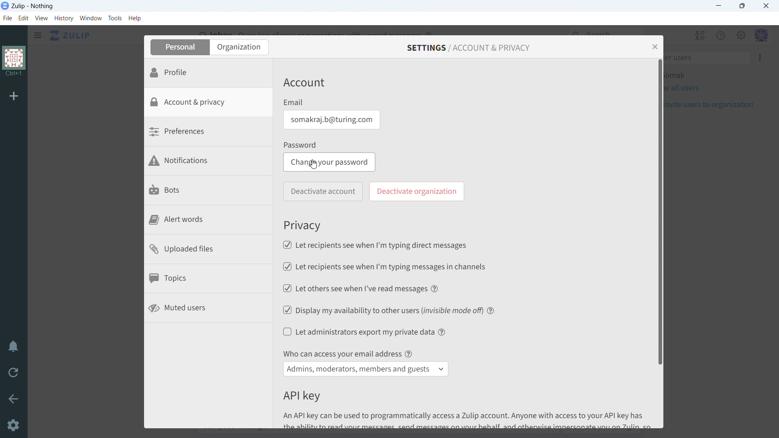 The height and width of the screenshot is (438, 779). What do you see at coordinates (323, 192) in the screenshot?
I see `deactivate account` at bounding box center [323, 192].